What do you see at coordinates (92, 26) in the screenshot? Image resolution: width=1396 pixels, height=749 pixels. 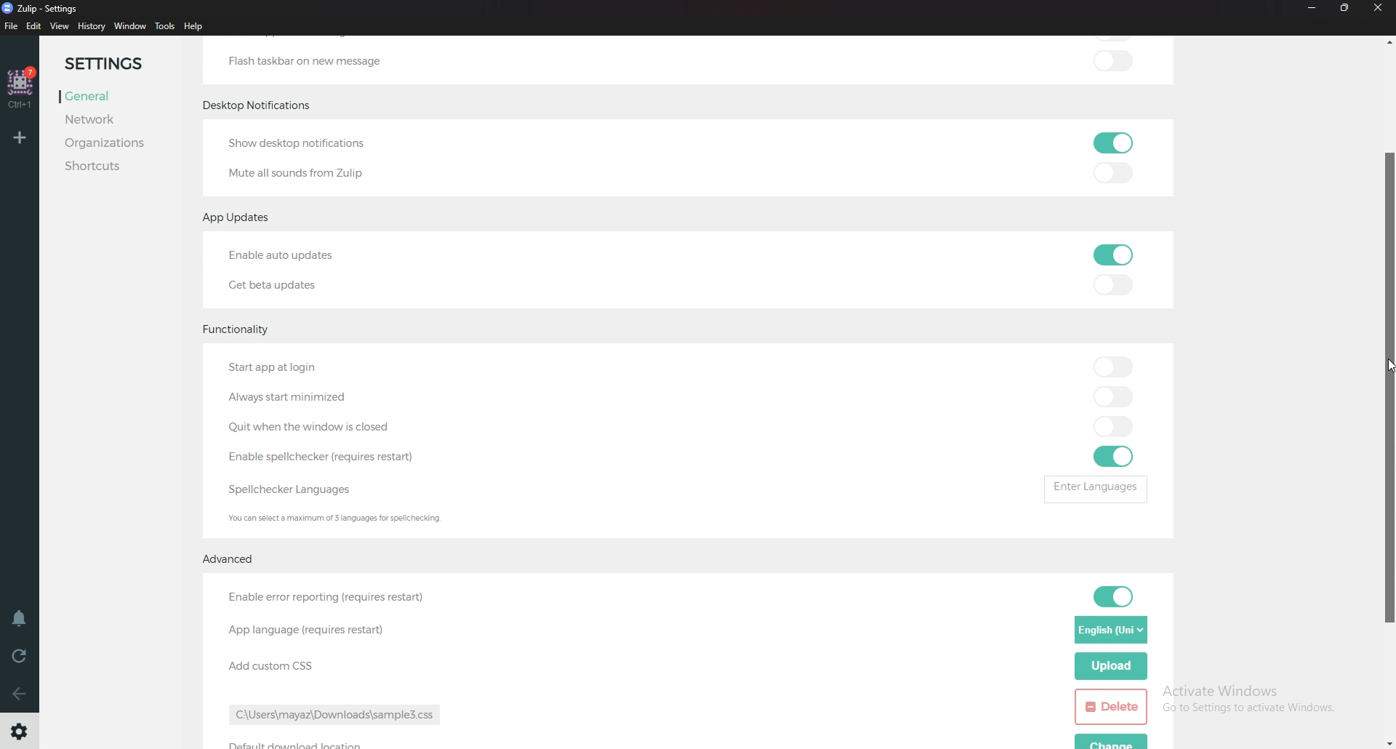 I see `History` at bounding box center [92, 26].